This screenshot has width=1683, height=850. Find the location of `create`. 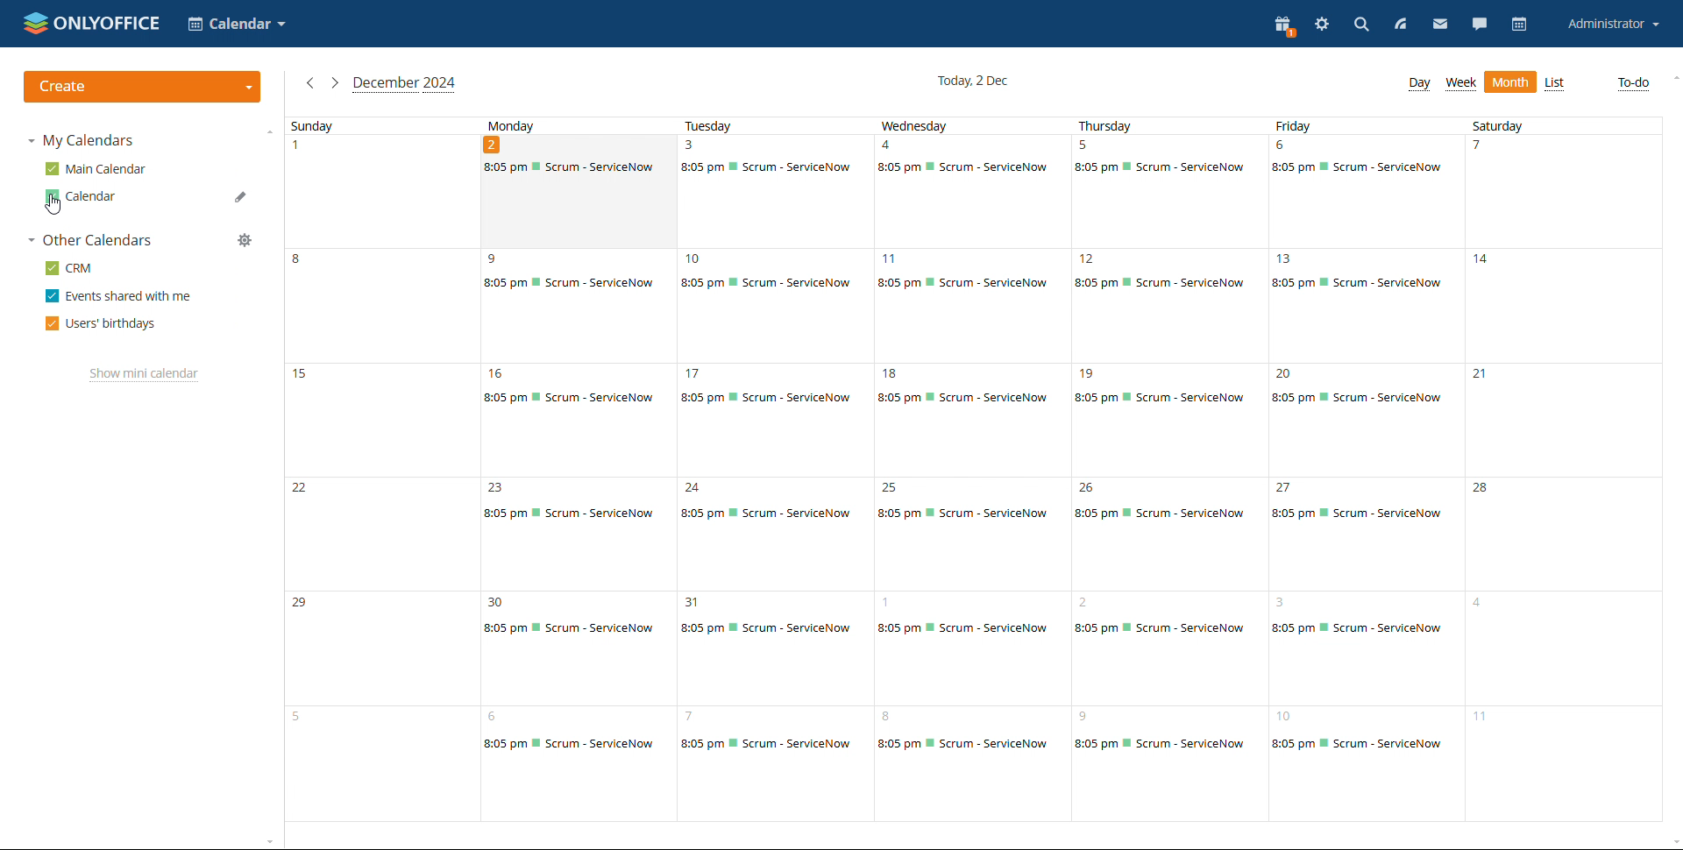

create is located at coordinates (143, 87).